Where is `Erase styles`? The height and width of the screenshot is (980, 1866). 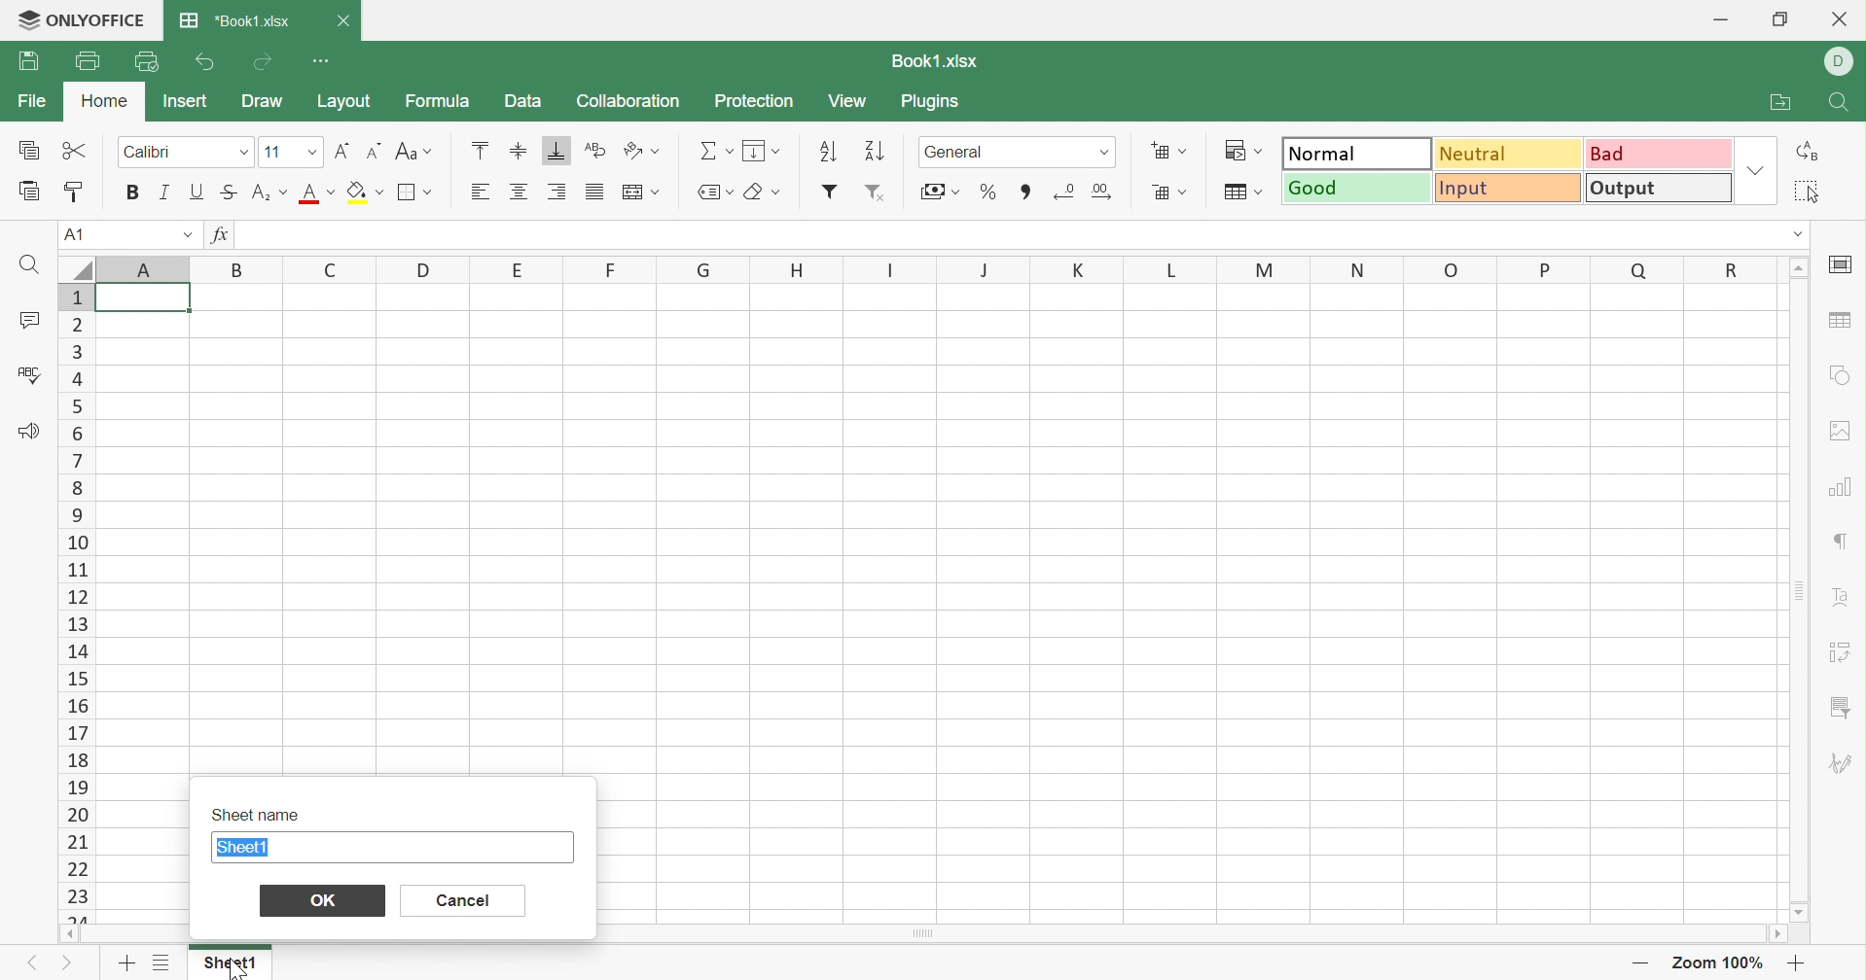
Erase styles is located at coordinates (772, 192).